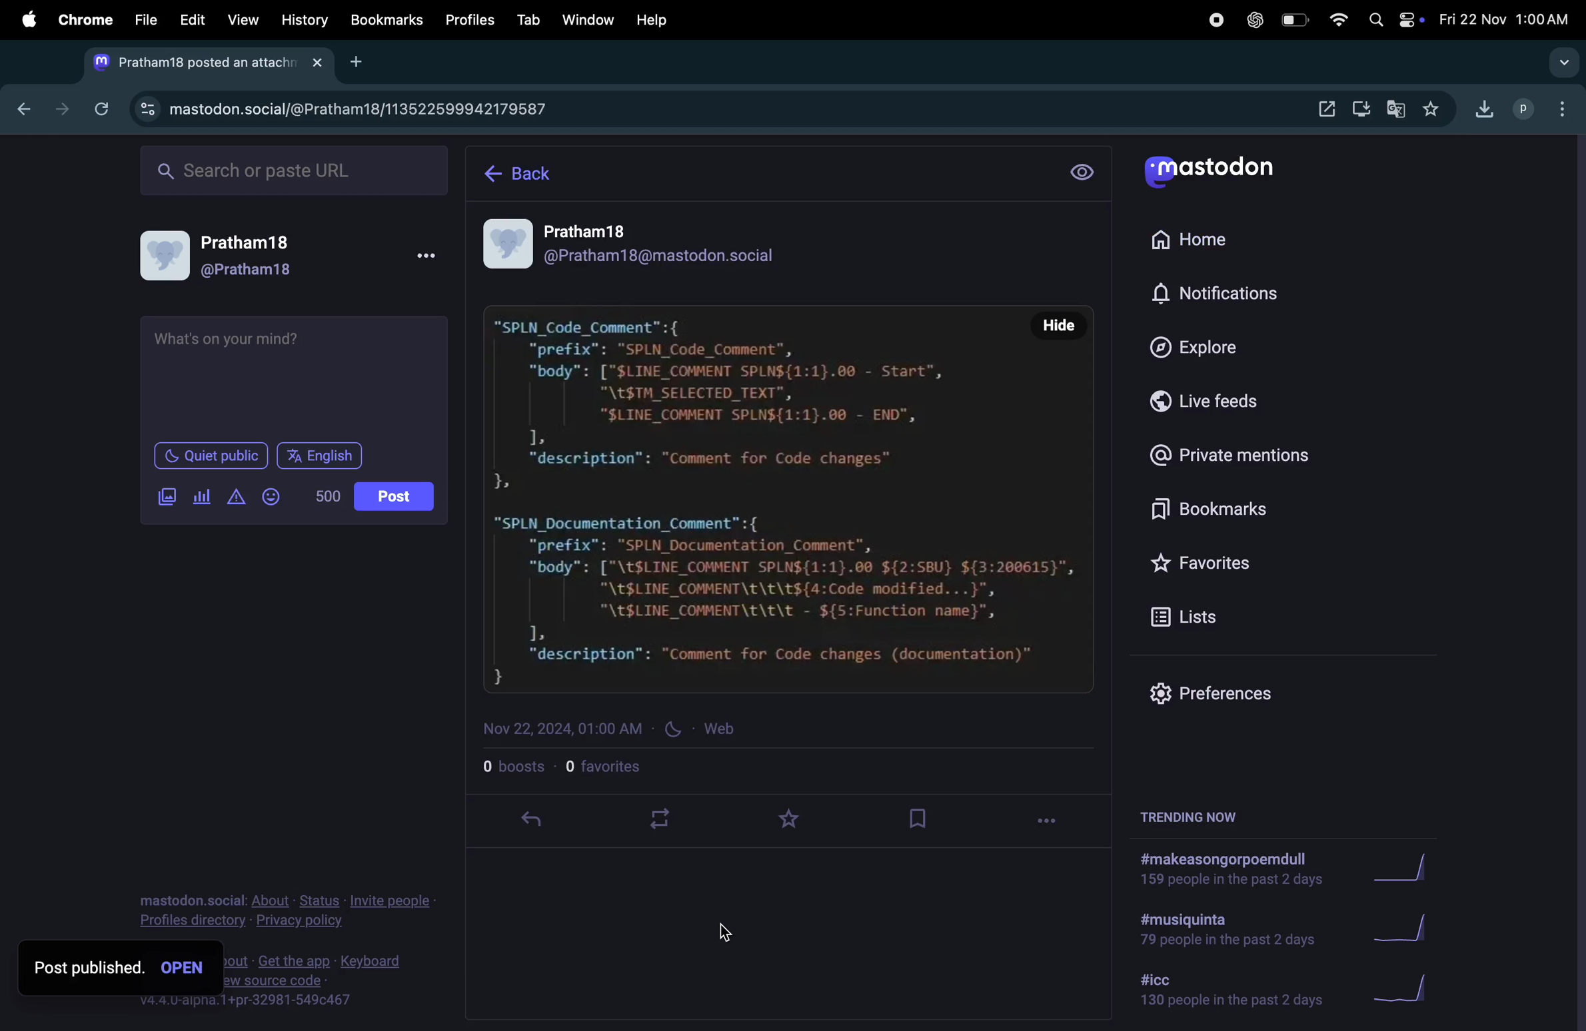  I want to click on profile information, so click(775, 242).